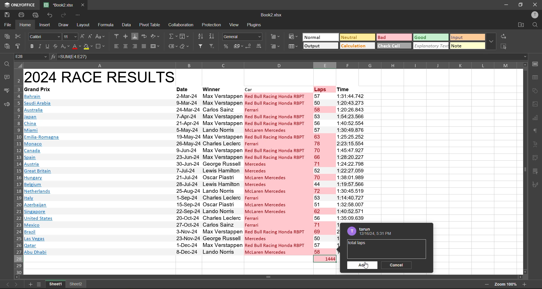  What do you see at coordinates (183, 89) in the screenshot?
I see `date` at bounding box center [183, 89].